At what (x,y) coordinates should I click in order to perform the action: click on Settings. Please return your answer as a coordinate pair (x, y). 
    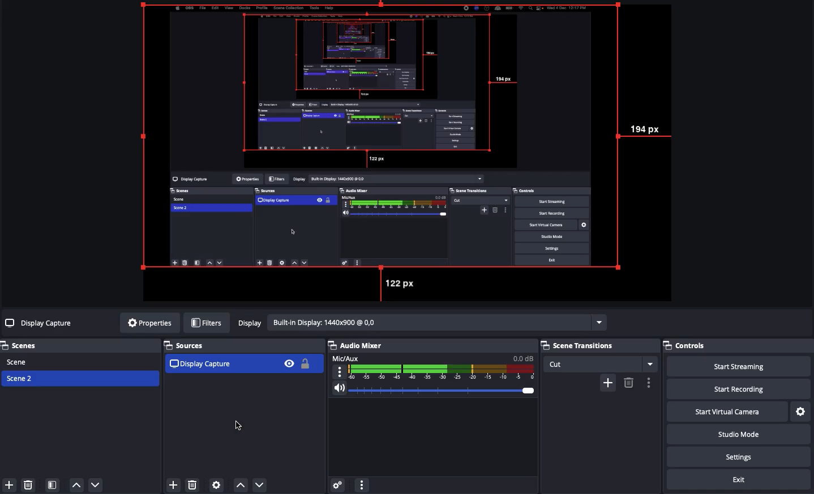
    Looking at the image, I should click on (738, 456).